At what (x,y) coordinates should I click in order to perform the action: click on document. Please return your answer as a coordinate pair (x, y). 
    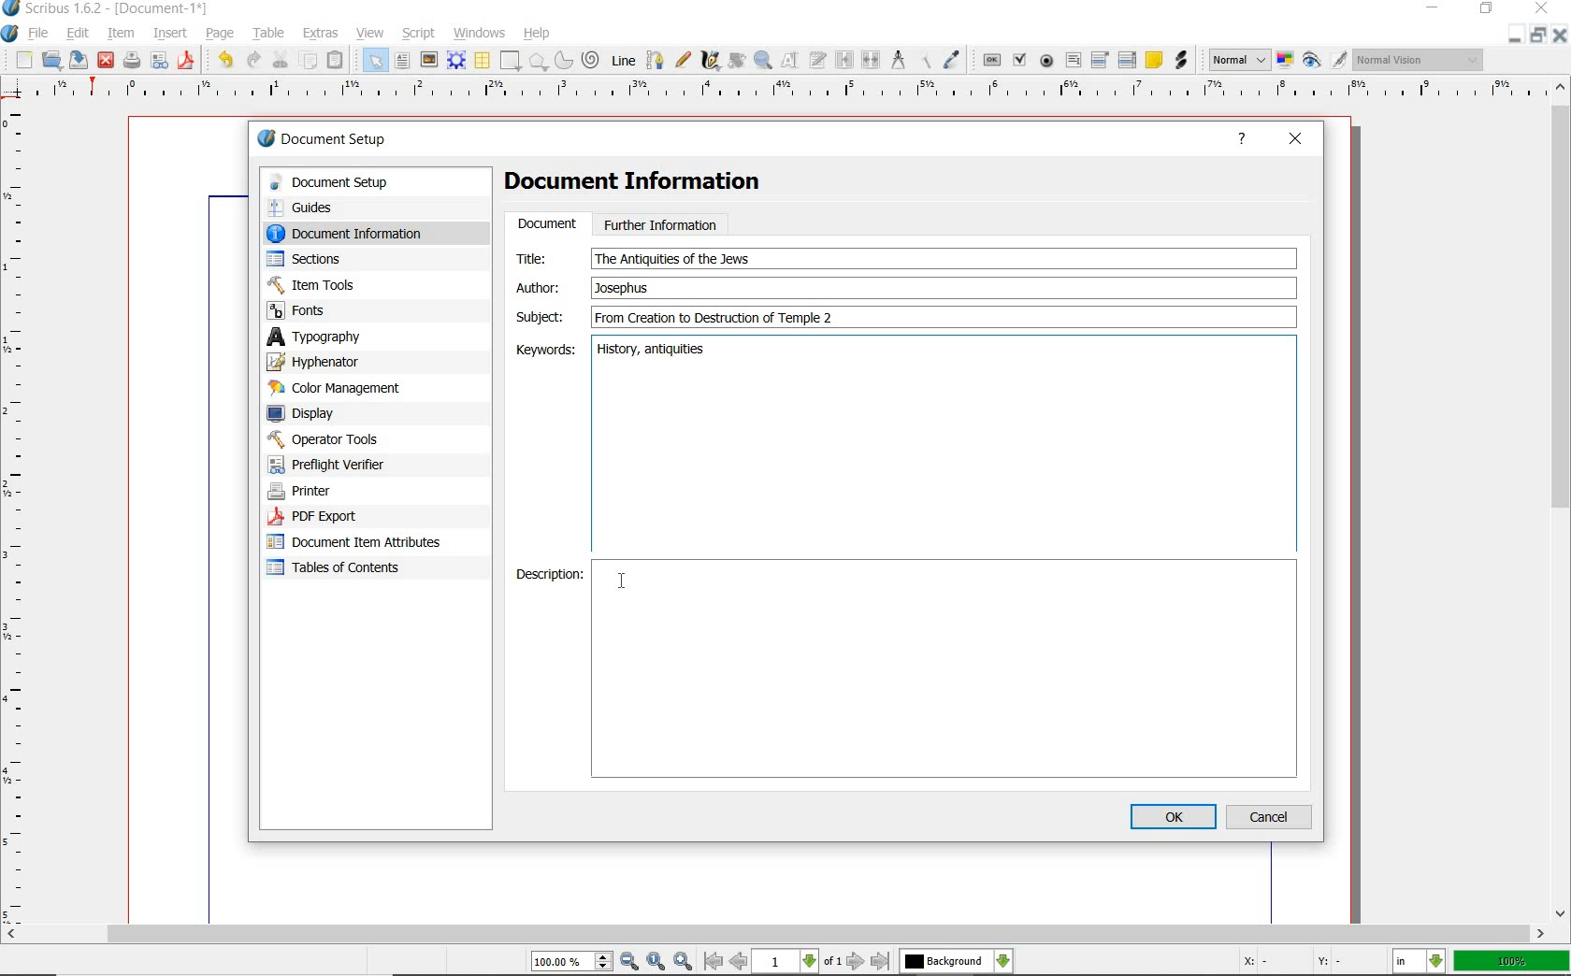
    Looking at the image, I should click on (546, 224).